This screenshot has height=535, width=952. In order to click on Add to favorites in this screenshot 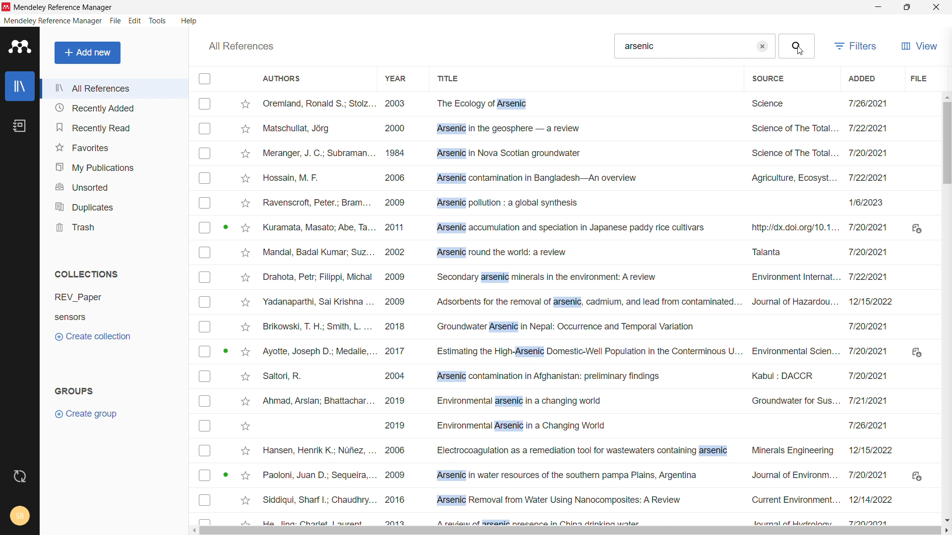, I will do `click(245, 399)`.